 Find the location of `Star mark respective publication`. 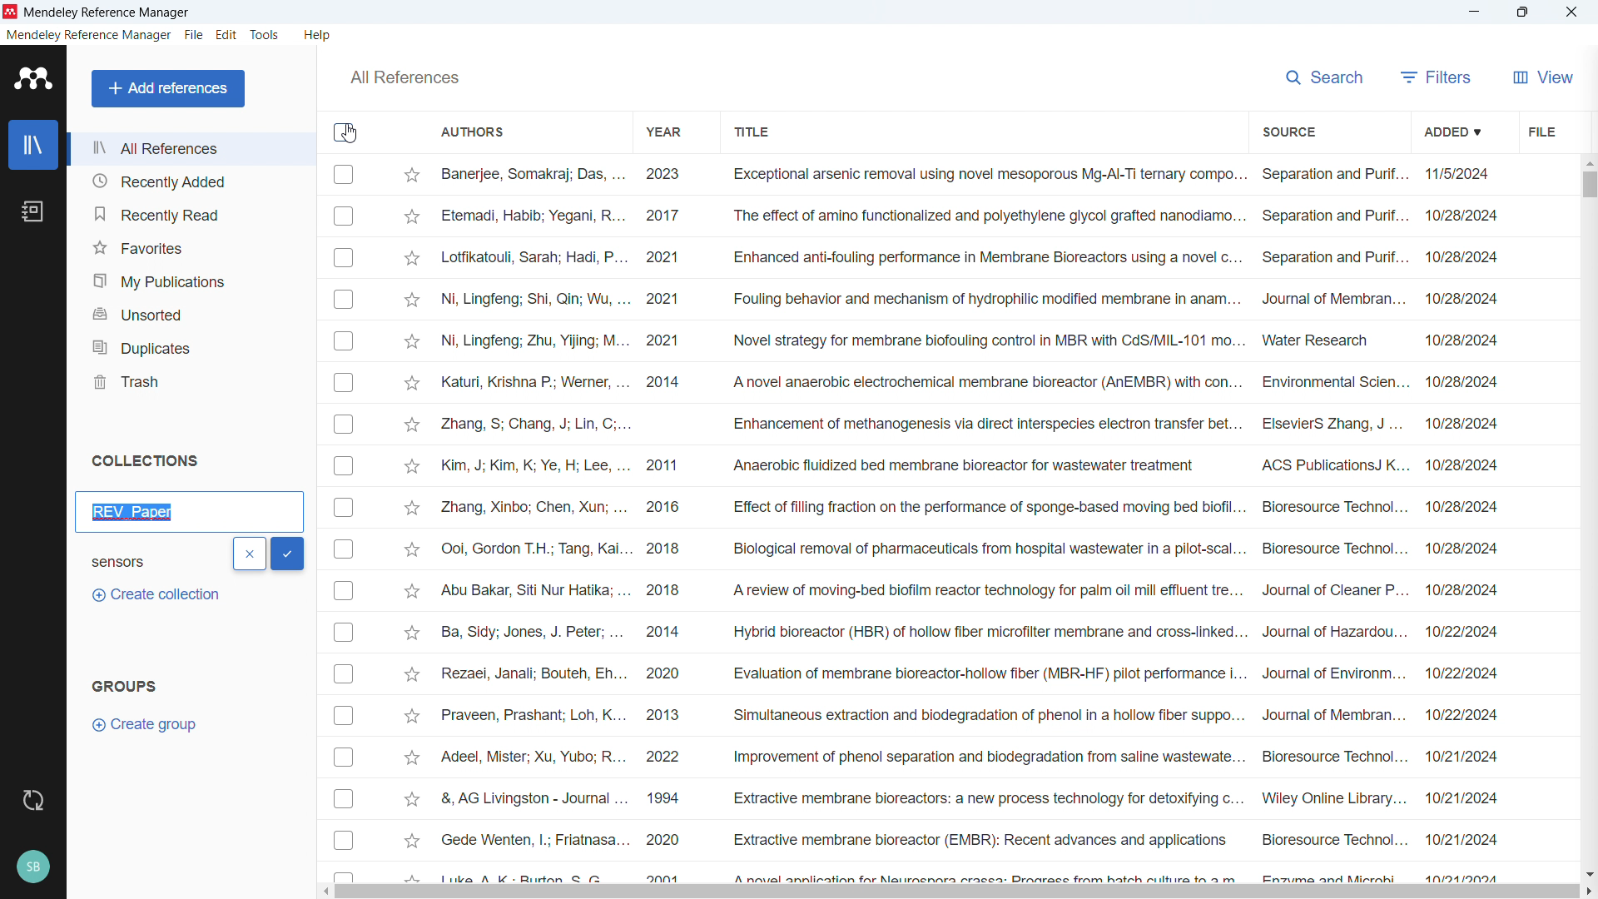

Star mark respective publication is located at coordinates (412, 508).